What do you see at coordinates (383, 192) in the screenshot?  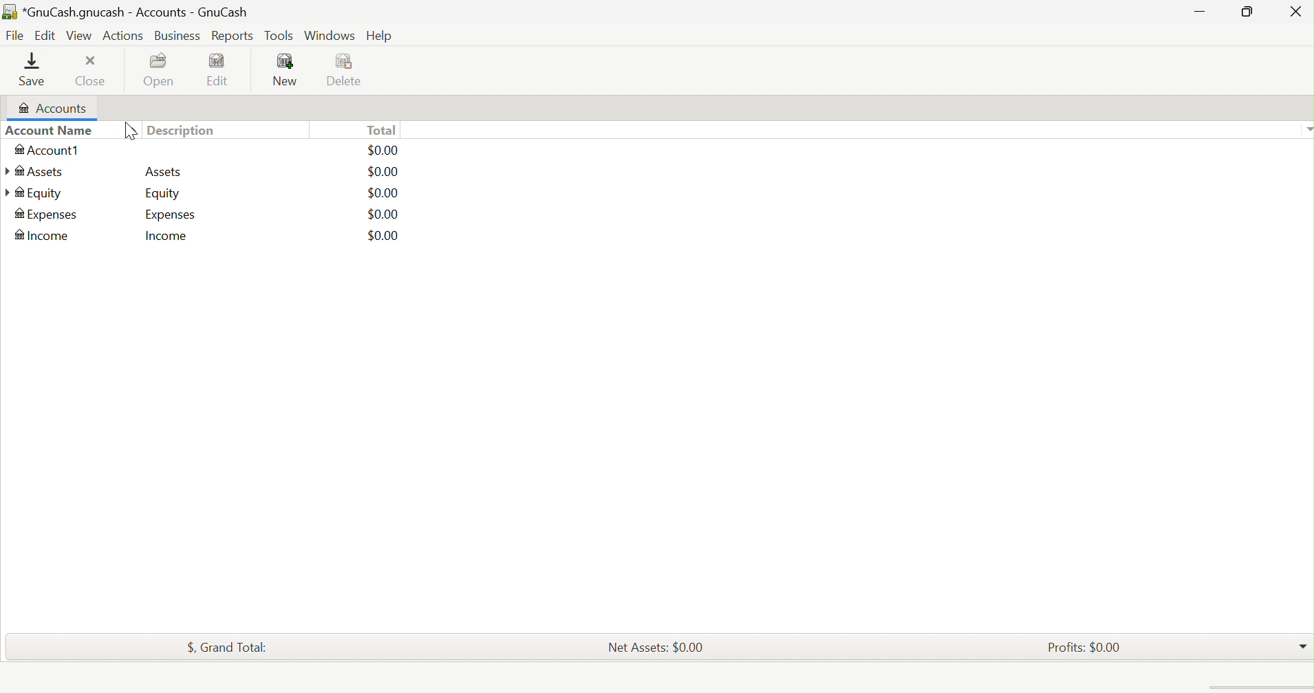 I see `$0.00` at bounding box center [383, 192].